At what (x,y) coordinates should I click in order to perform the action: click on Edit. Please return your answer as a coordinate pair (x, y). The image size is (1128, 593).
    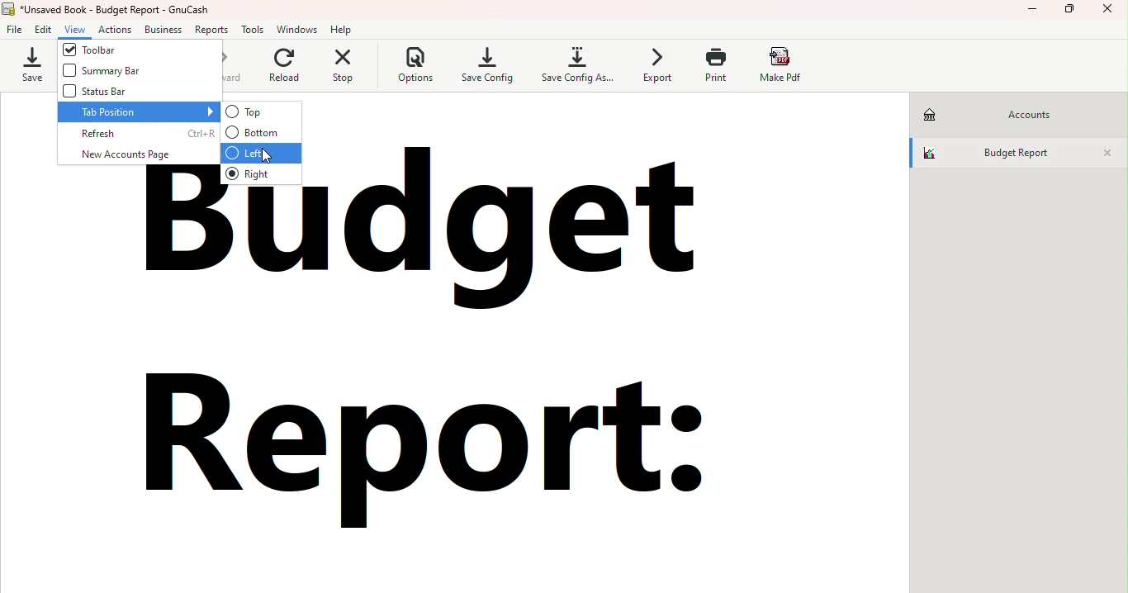
    Looking at the image, I should click on (45, 30).